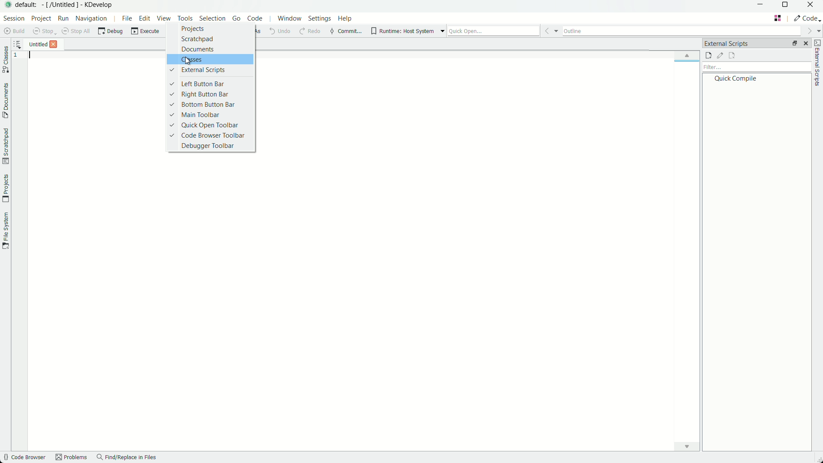 The width and height of the screenshot is (823, 463). What do you see at coordinates (99, 5) in the screenshot?
I see `kdevelop` at bounding box center [99, 5].